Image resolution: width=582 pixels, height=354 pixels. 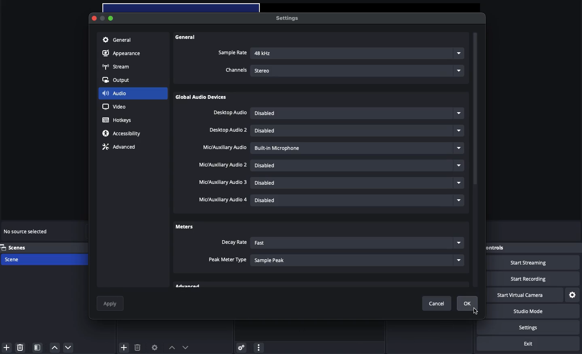 I want to click on Global audio devices, so click(x=203, y=98).